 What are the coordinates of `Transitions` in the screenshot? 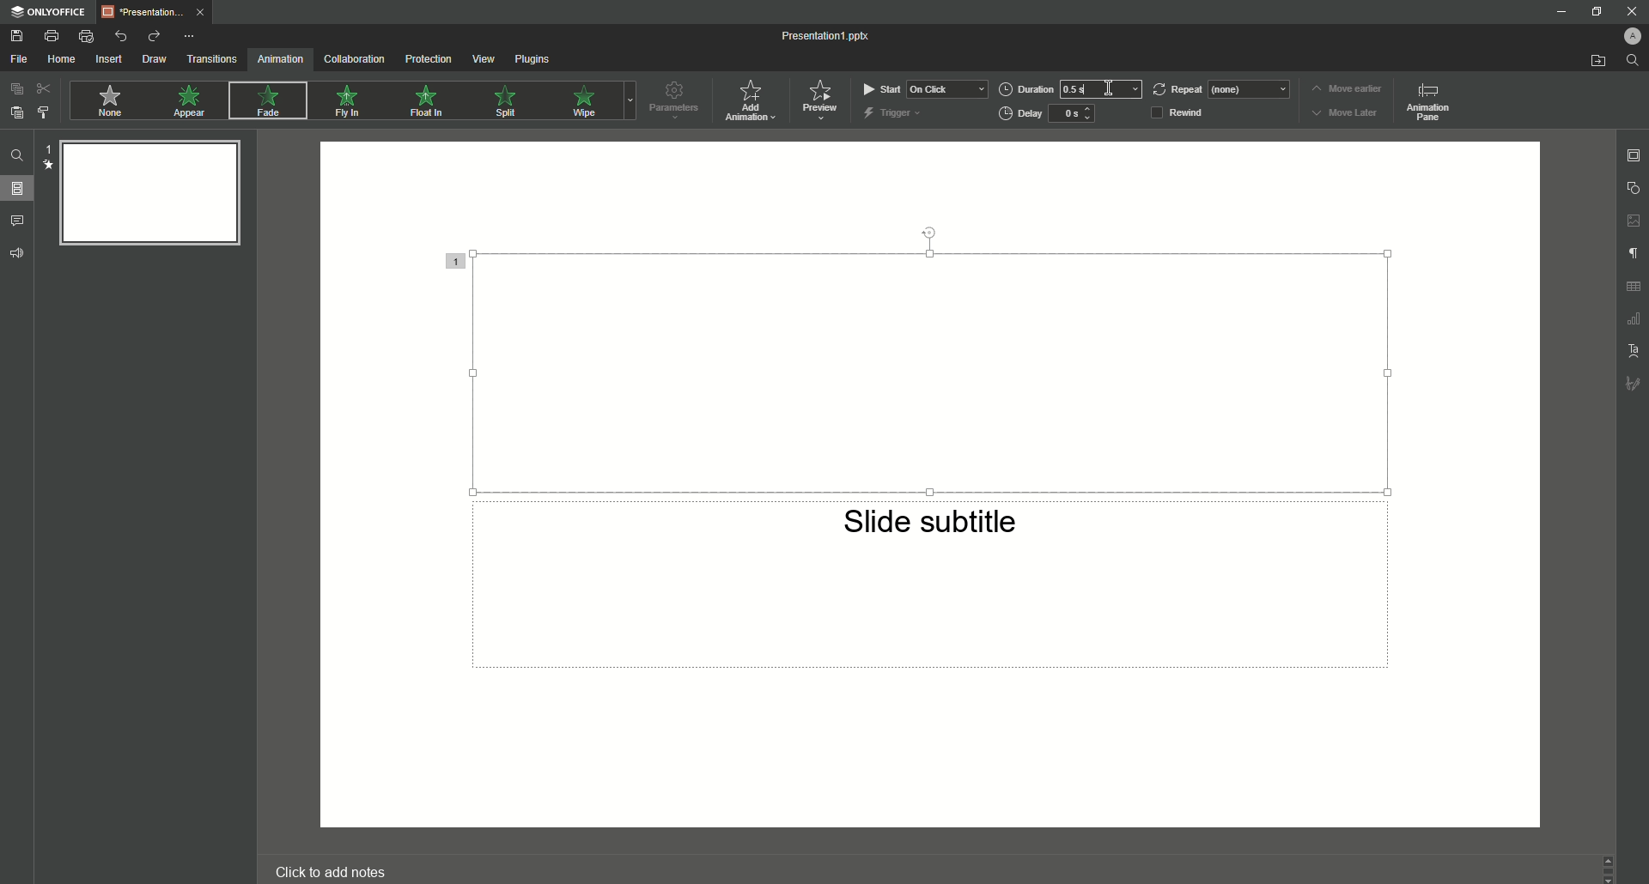 It's located at (212, 58).